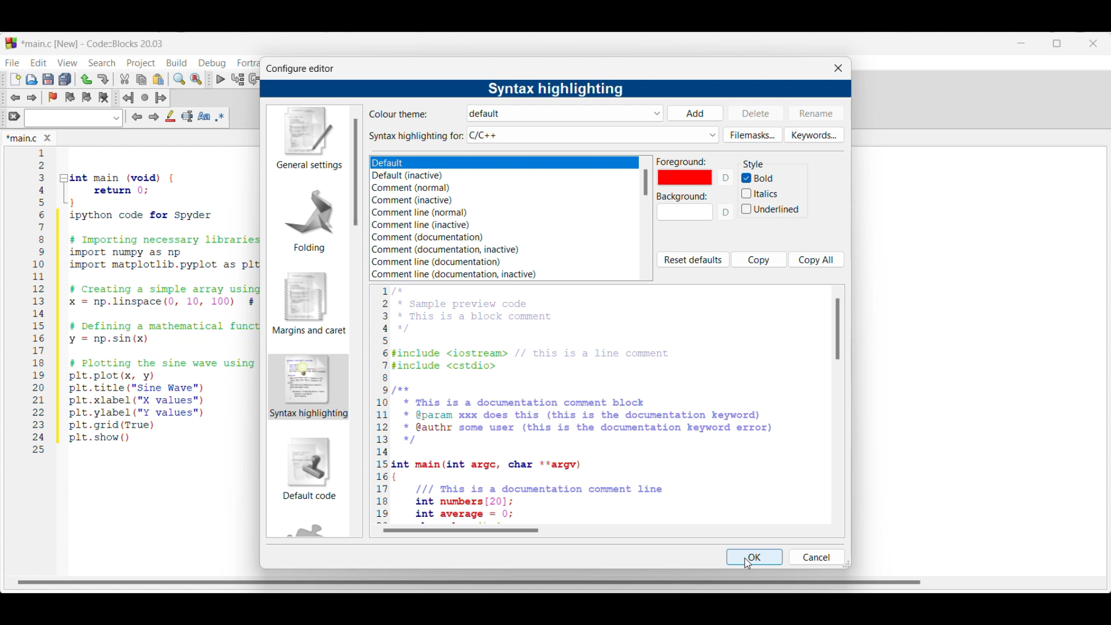 The image size is (1111, 625). Describe the element at coordinates (746, 564) in the screenshot. I see `Cursor clicking on Bold toggle` at that location.